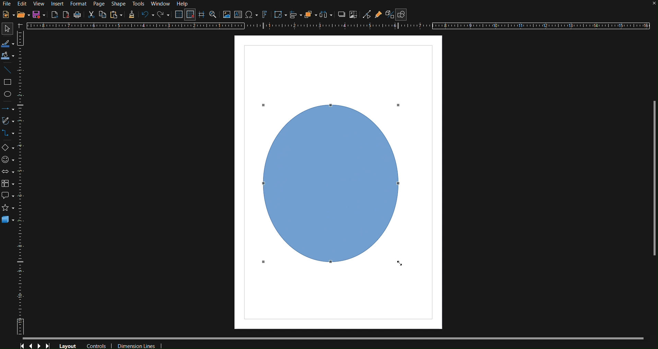 The image size is (658, 349). Describe the element at coordinates (7, 15) in the screenshot. I see `New` at that location.